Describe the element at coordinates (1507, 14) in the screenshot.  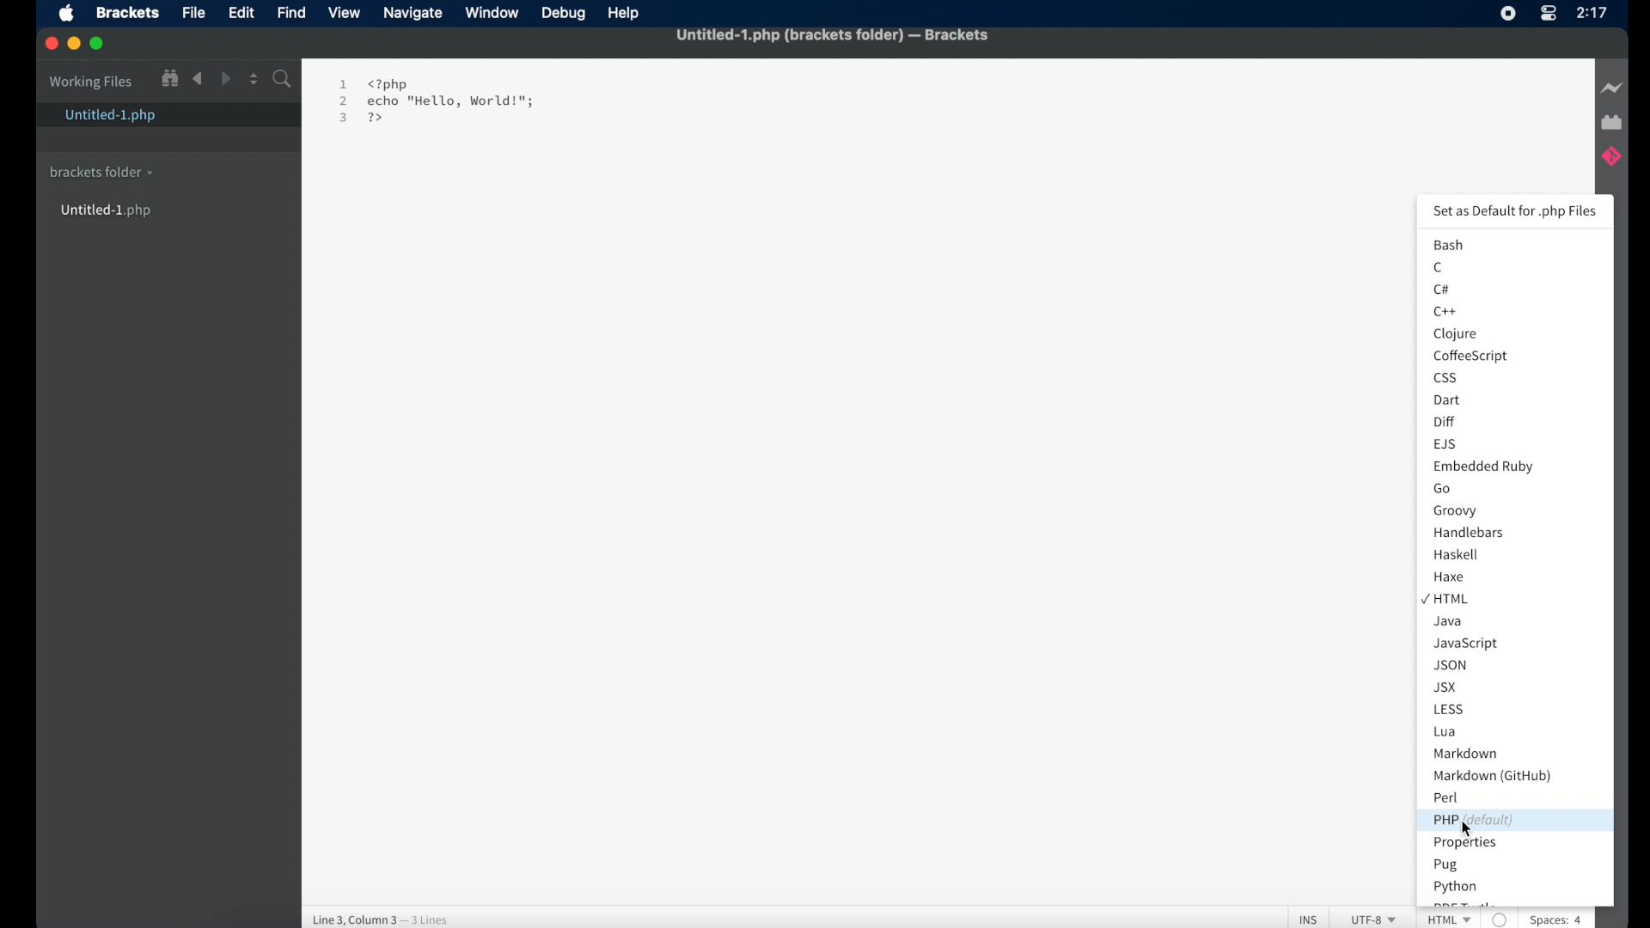
I see `screen recorder` at that location.